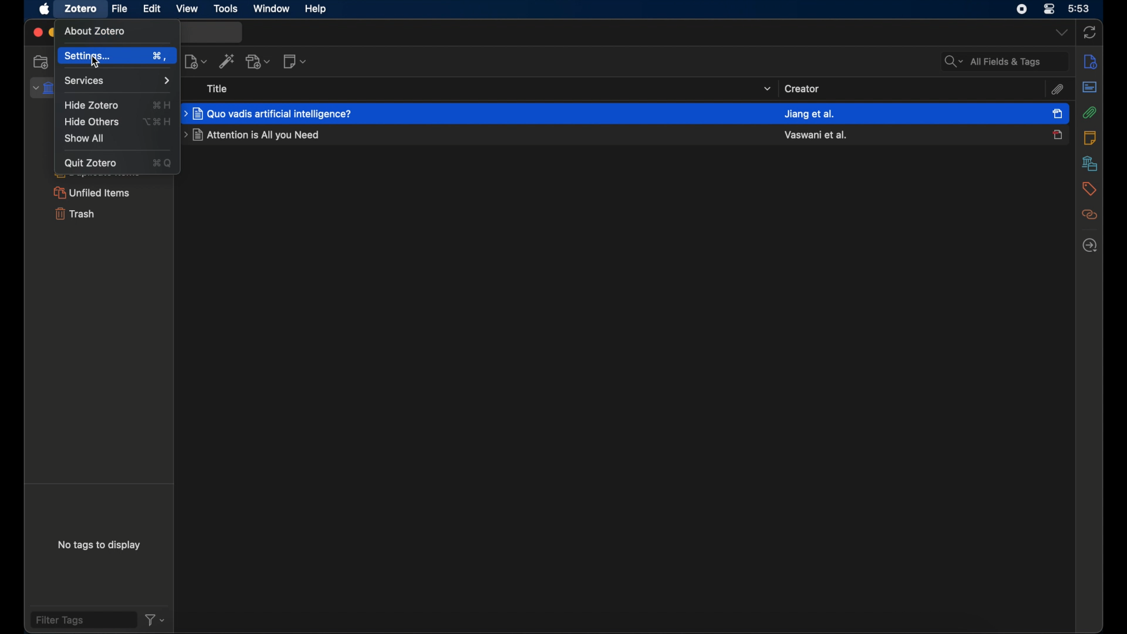  What do you see at coordinates (1089, 32) in the screenshot?
I see `sync` at bounding box center [1089, 32].